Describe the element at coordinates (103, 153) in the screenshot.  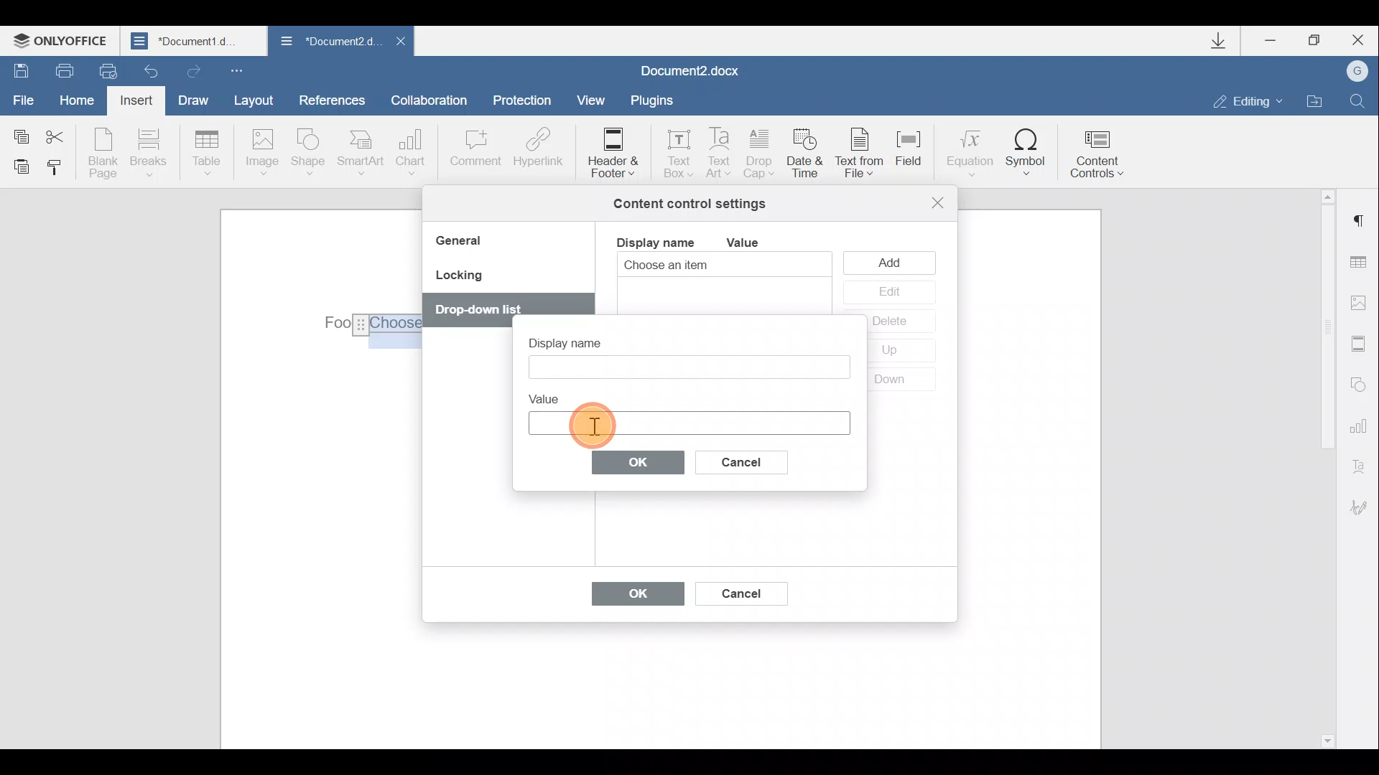
I see `Blank page` at that location.